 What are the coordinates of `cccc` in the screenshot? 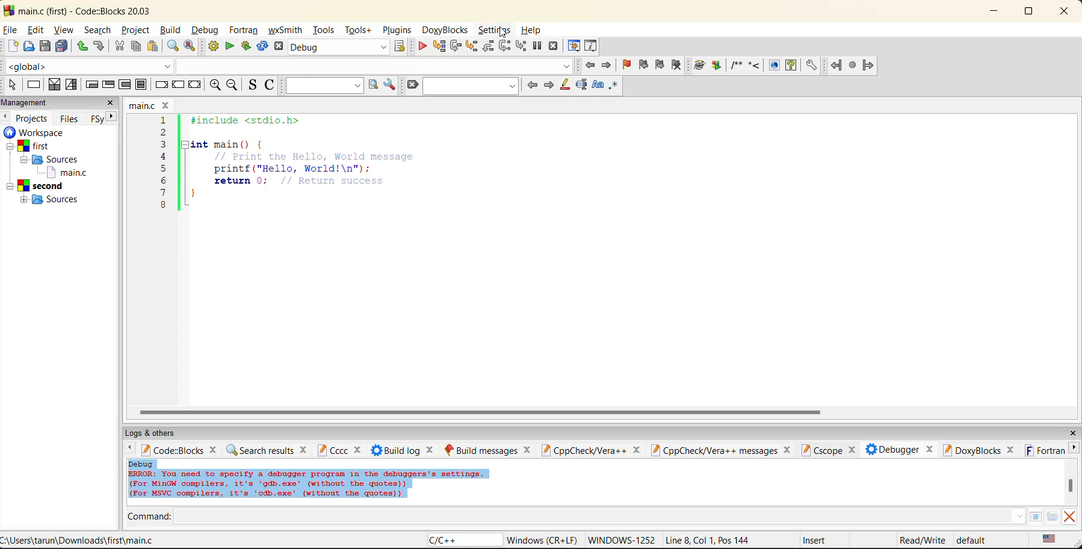 It's located at (339, 450).